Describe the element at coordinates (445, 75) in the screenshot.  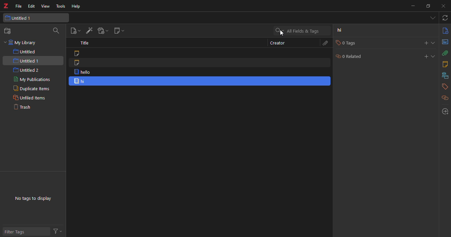
I see `library` at that location.